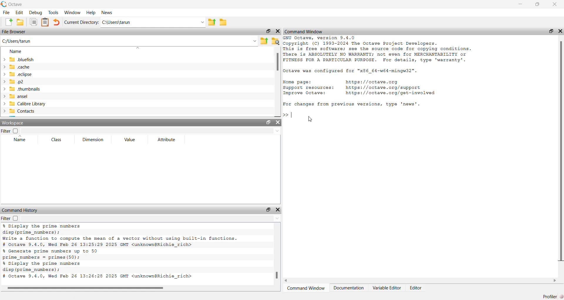 This screenshot has height=300, width=564. What do you see at coordinates (377, 49) in the screenshot?
I see `GNU Octave, version 9.4.0

Copyright (C) 1993-2024 The Octave Project Developers.

This is free software; see the source code for copying conditions.
There is ABSOLUTELY NO WARRANTY; not even for MERCHANTABILITY or
FITNESS FOR A PARTICULAR PURPOSE. For details, type 'warranty'.` at bounding box center [377, 49].